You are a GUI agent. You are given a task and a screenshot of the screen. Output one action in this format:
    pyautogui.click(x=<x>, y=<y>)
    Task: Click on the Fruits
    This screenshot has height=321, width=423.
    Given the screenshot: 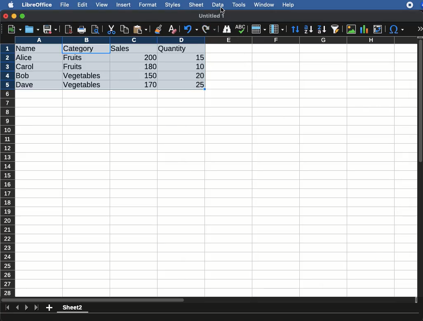 What is the action you would take?
    pyautogui.click(x=73, y=67)
    